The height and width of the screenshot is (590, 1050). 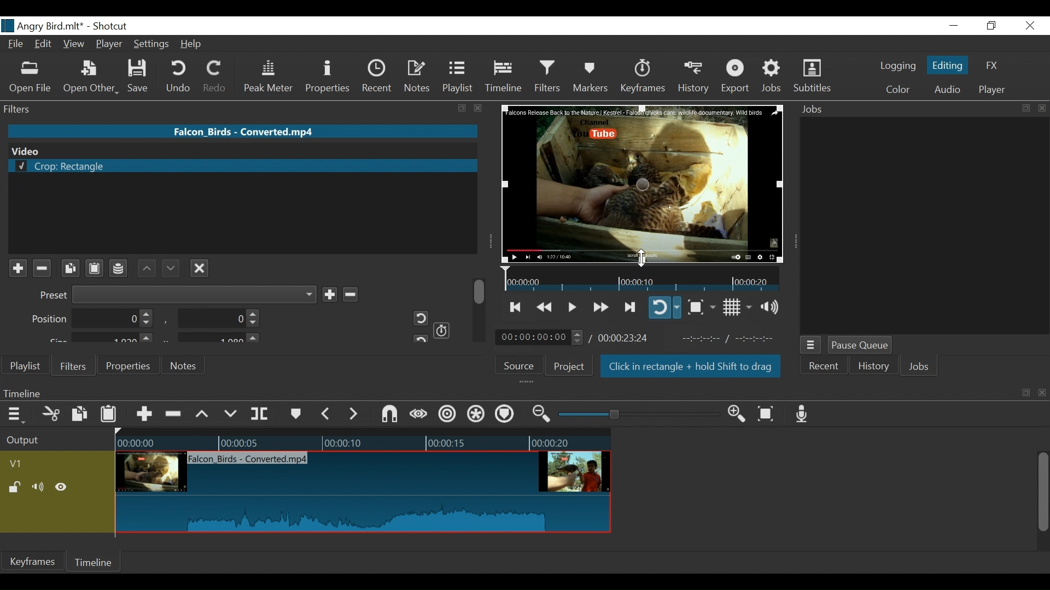 What do you see at coordinates (61, 489) in the screenshot?
I see `Hide` at bounding box center [61, 489].